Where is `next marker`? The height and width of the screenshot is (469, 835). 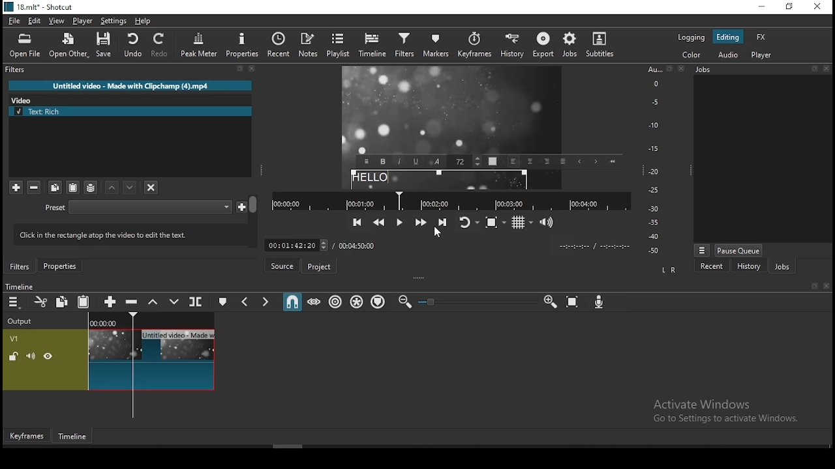
next marker is located at coordinates (266, 300).